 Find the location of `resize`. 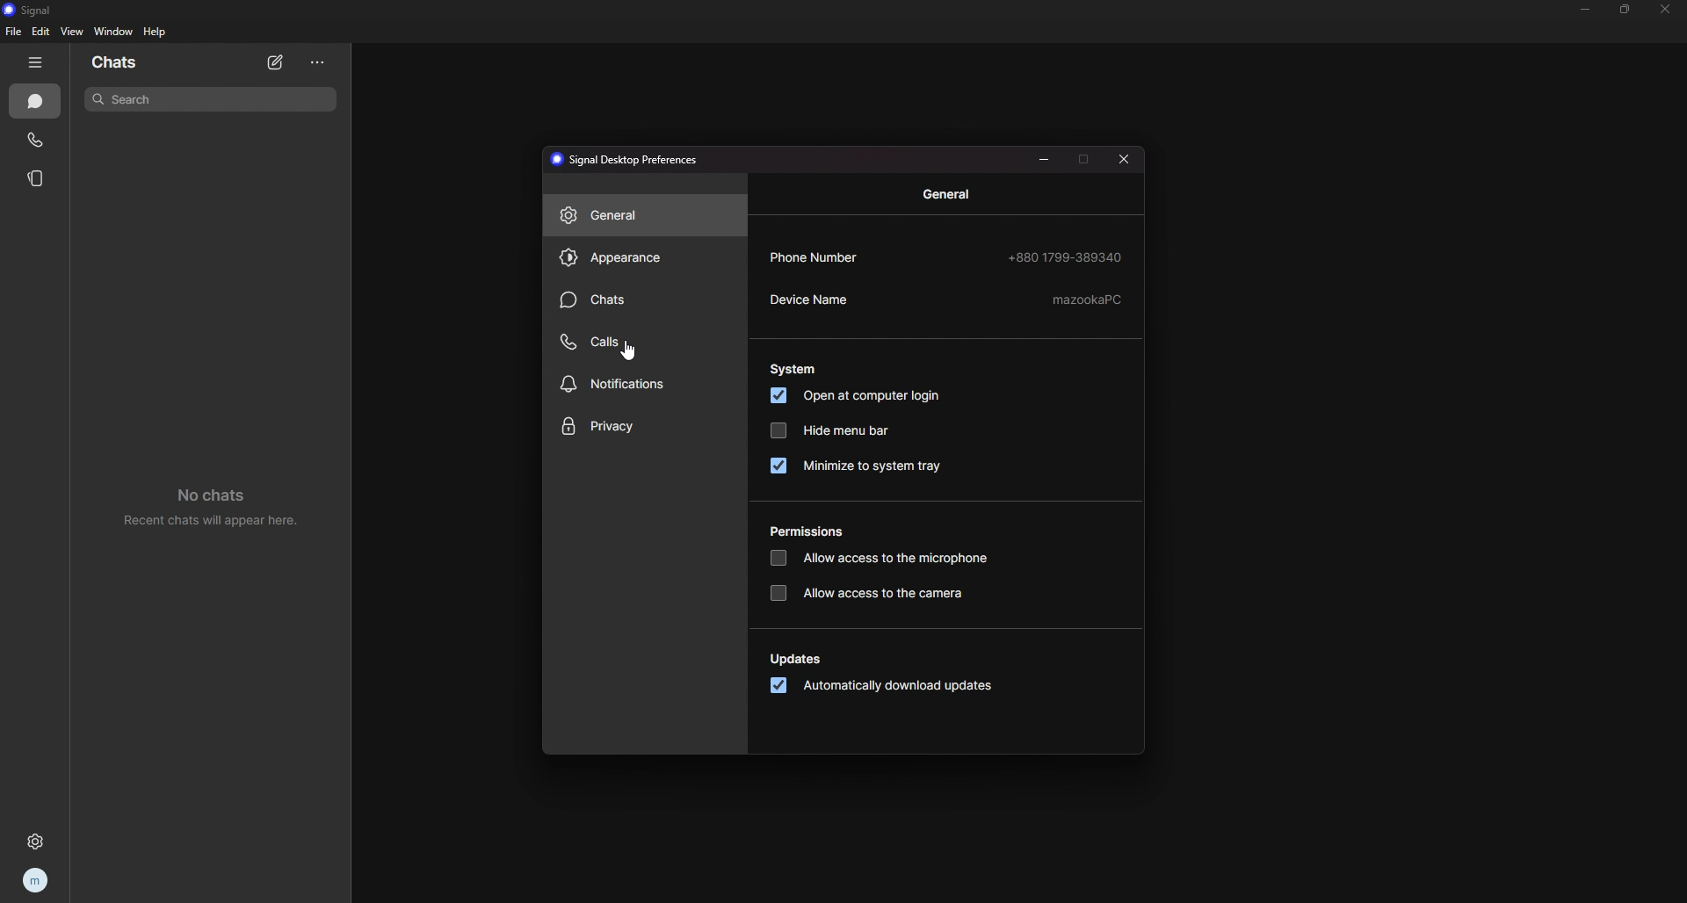

resize is located at coordinates (1625, 10).